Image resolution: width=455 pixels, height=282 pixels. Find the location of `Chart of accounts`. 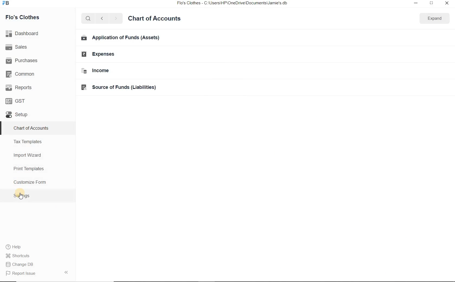

Chart of accounts is located at coordinates (155, 18).